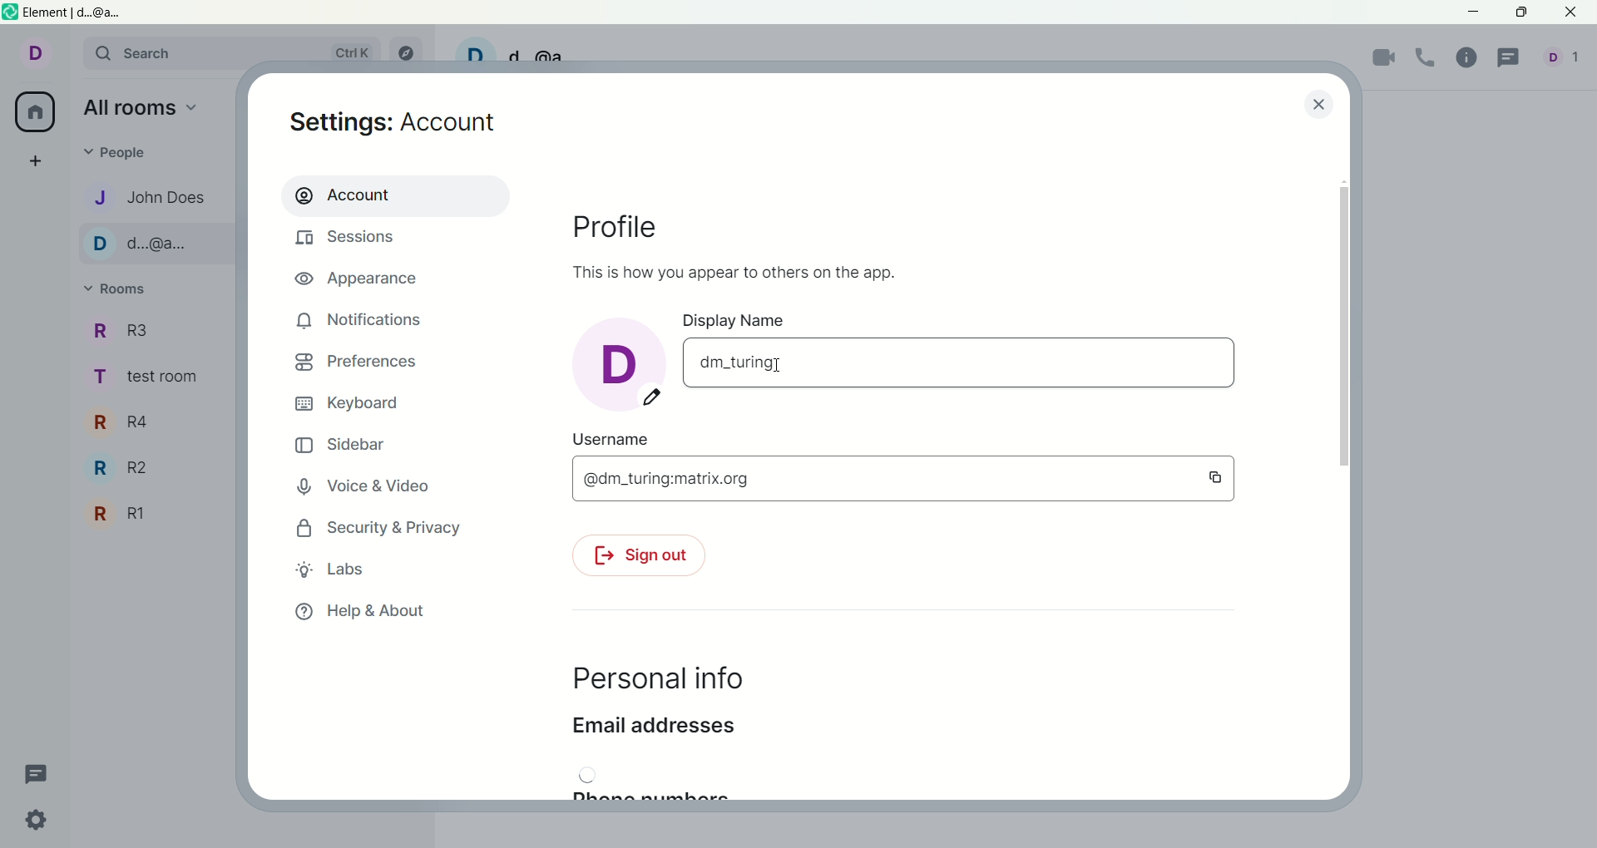 The image size is (1597, 848). What do you see at coordinates (128, 422) in the screenshot?
I see `R4` at bounding box center [128, 422].